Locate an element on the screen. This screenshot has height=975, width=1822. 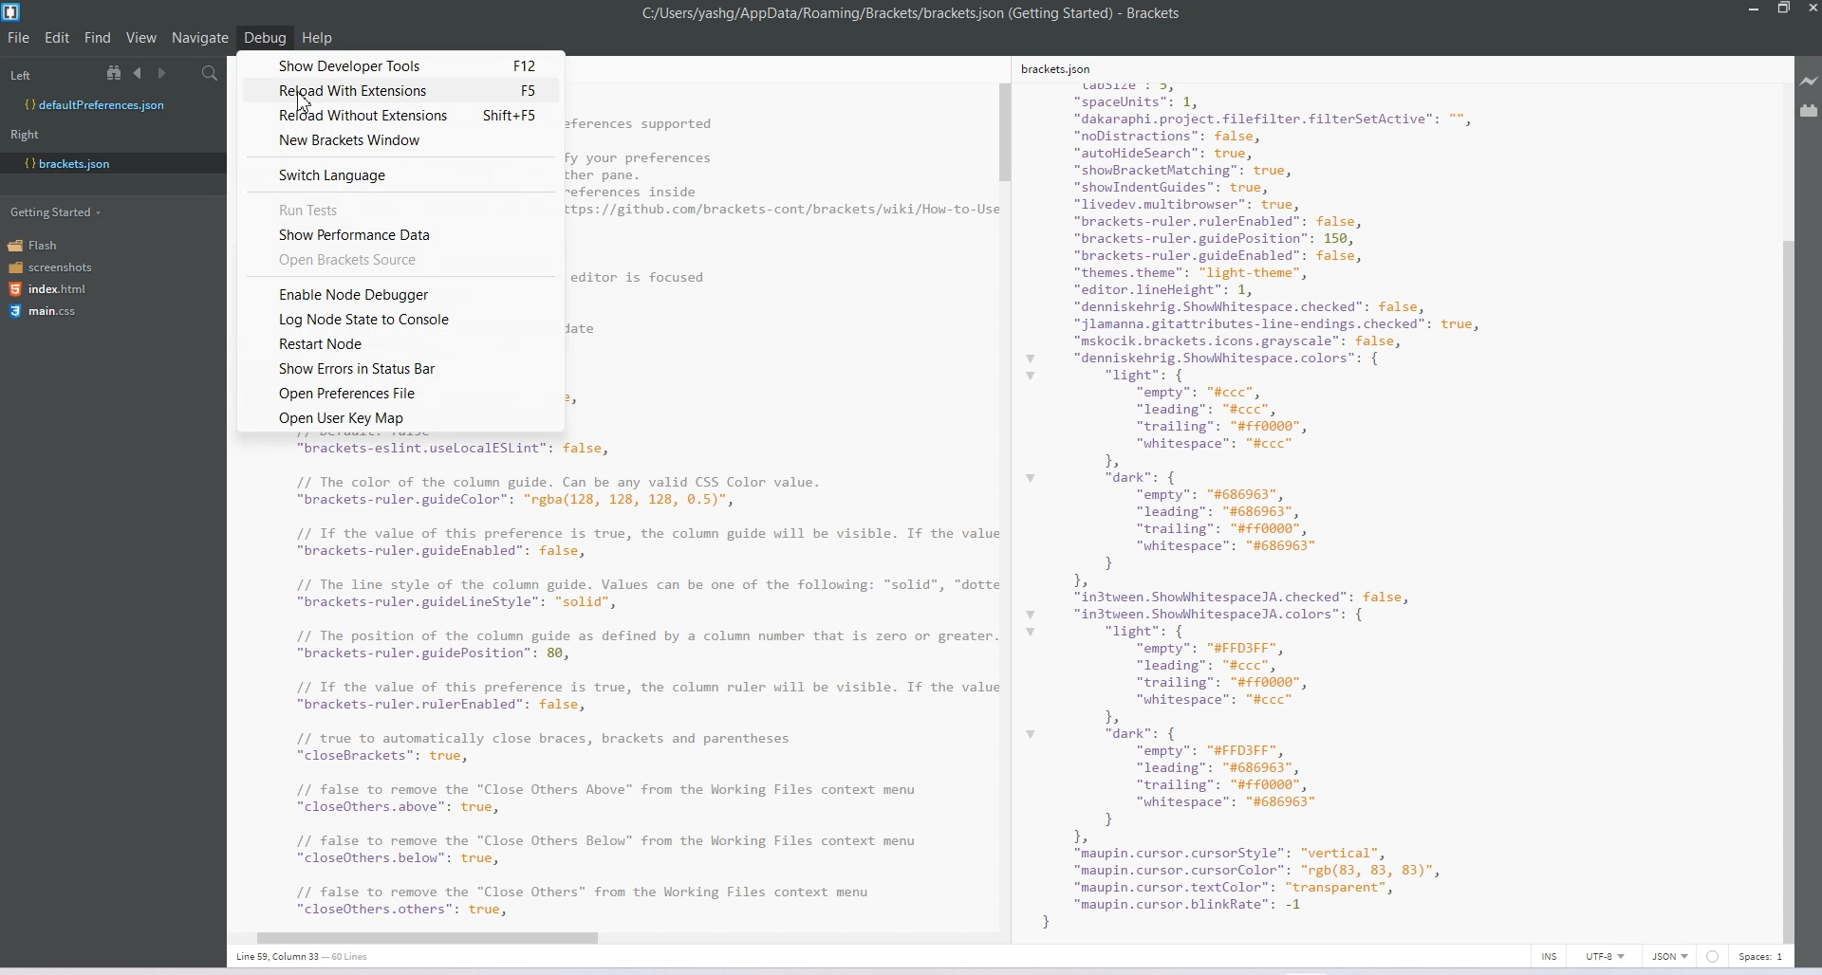
Right is located at coordinates (25, 135).